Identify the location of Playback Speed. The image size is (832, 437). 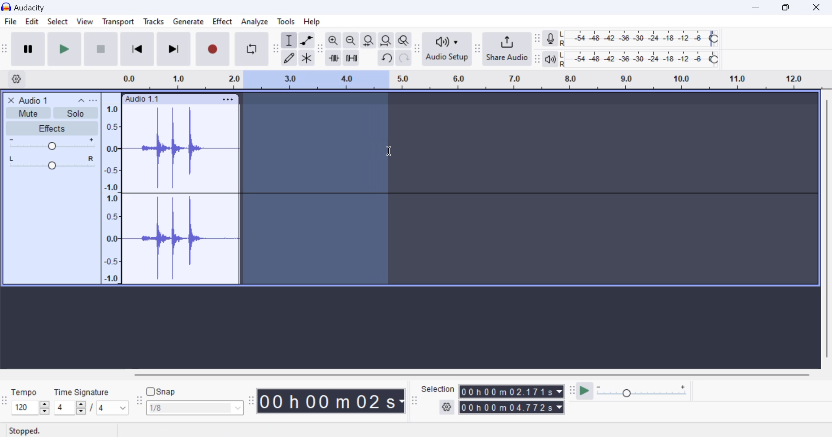
(647, 392).